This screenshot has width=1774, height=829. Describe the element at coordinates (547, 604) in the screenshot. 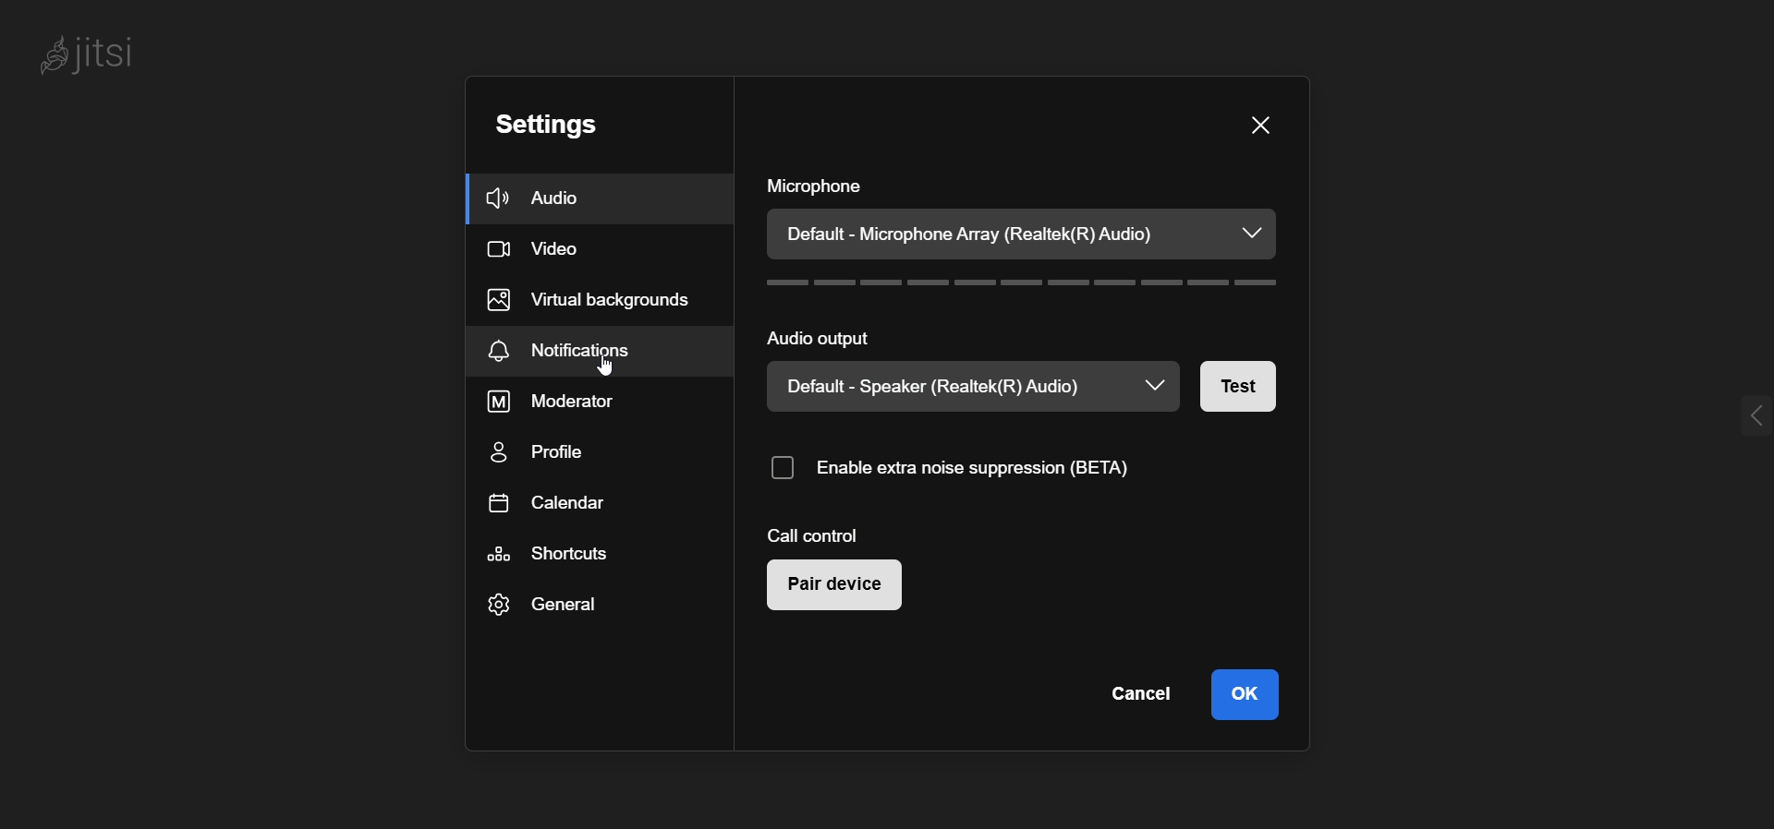

I see `general` at that location.